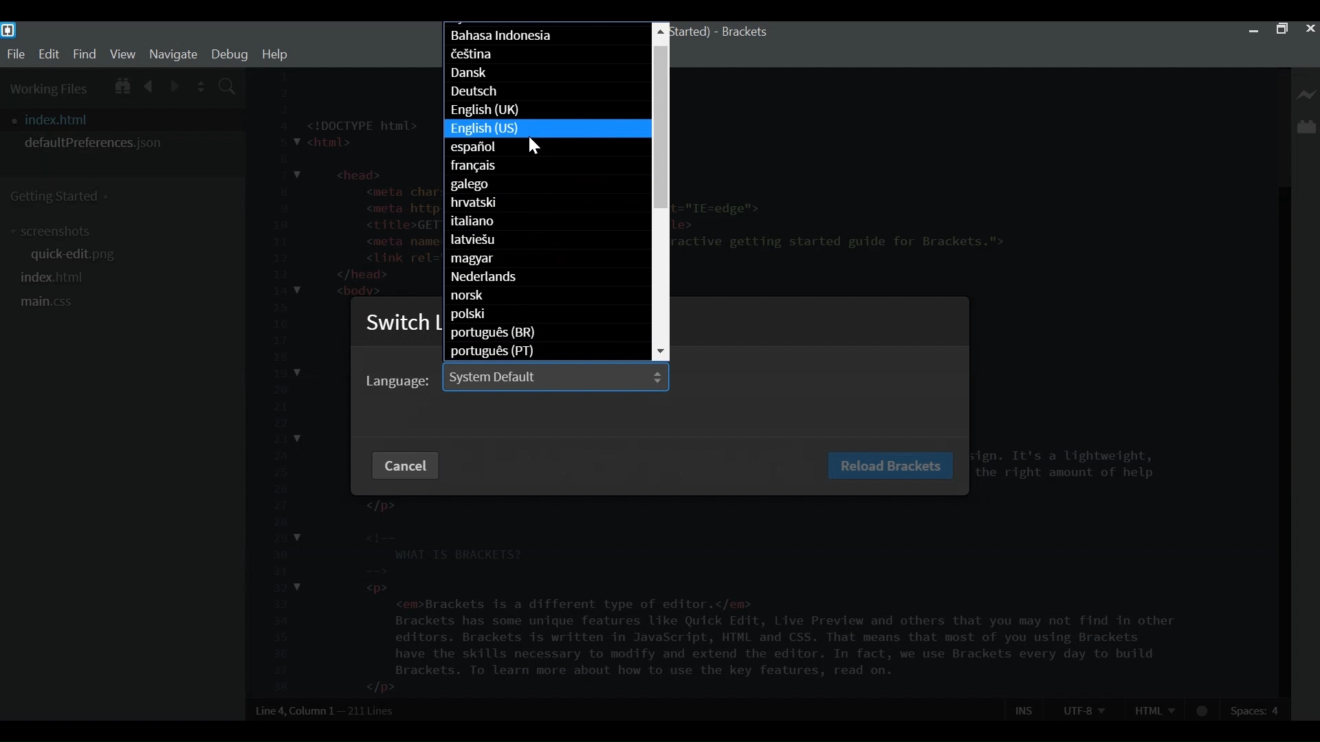 This screenshot has width=1320, height=742. I want to click on , so click(546, 239).